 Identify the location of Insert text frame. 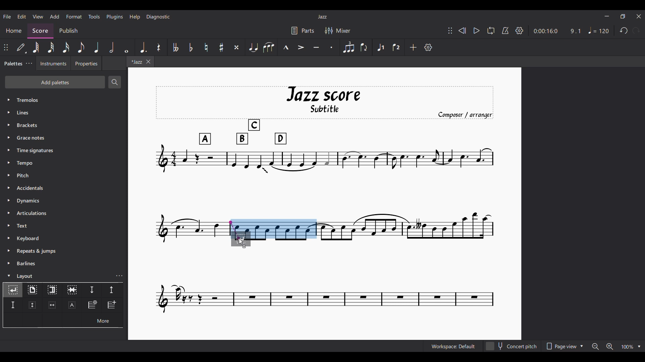
(72, 305).